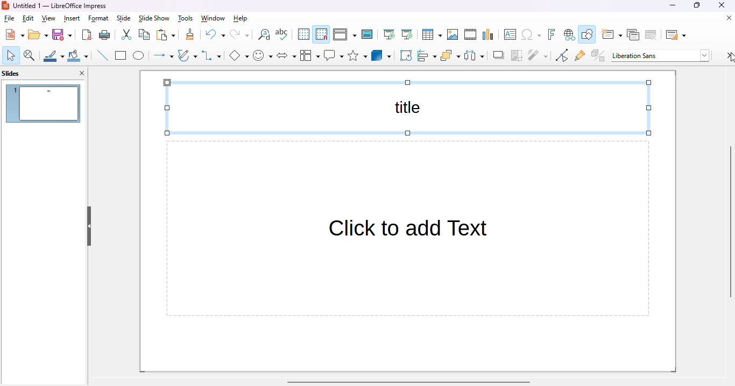 The height and width of the screenshot is (386, 735). What do you see at coordinates (213, 18) in the screenshot?
I see `window` at bounding box center [213, 18].